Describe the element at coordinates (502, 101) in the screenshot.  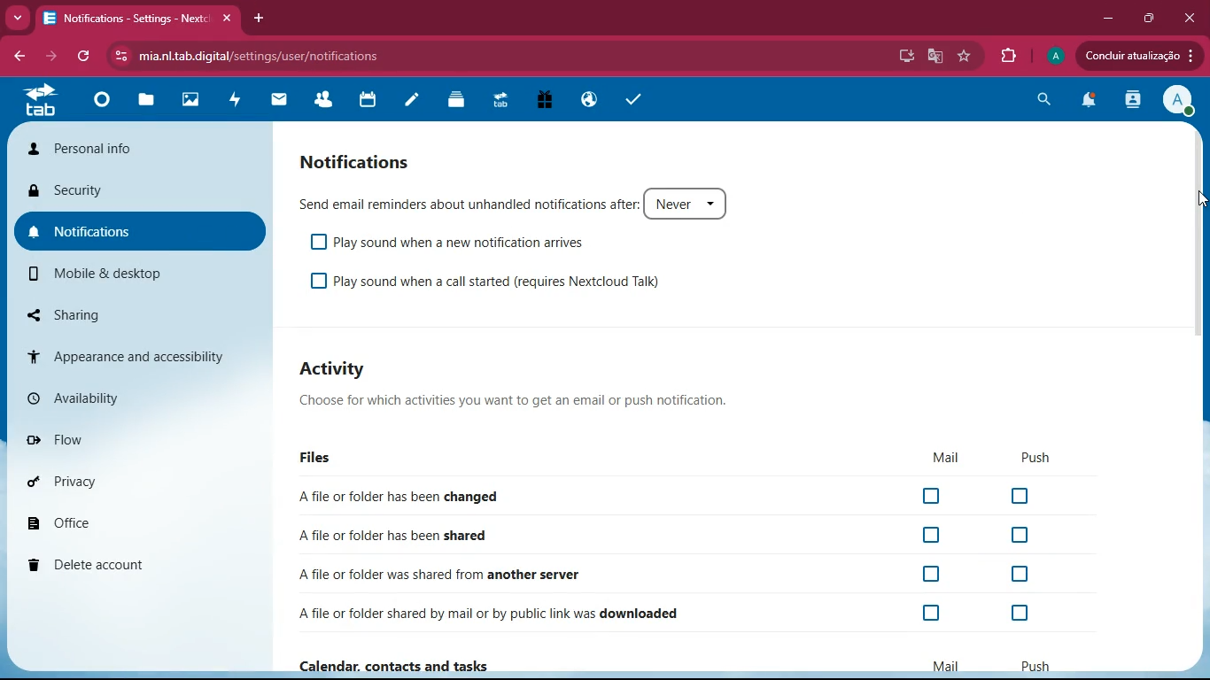
I see `tab` at that location.